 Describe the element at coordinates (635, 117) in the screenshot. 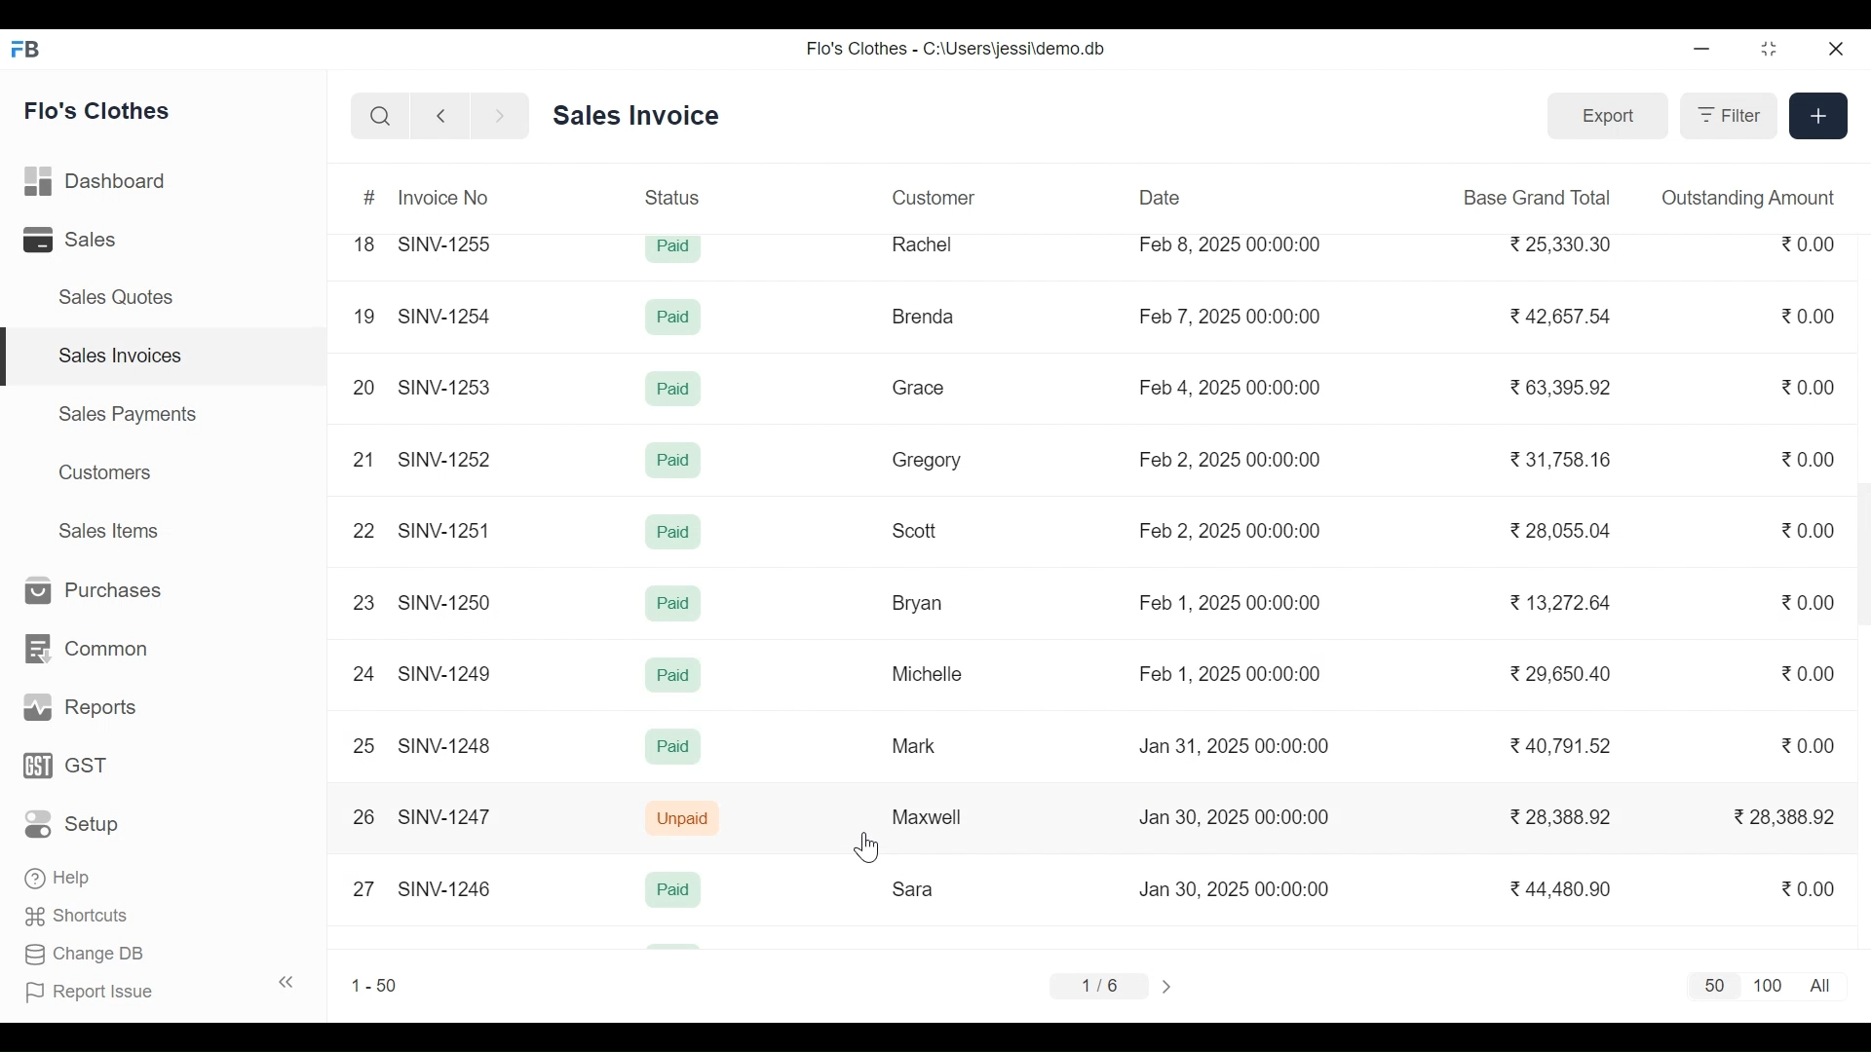

I see `Sales Invoice` at that location.